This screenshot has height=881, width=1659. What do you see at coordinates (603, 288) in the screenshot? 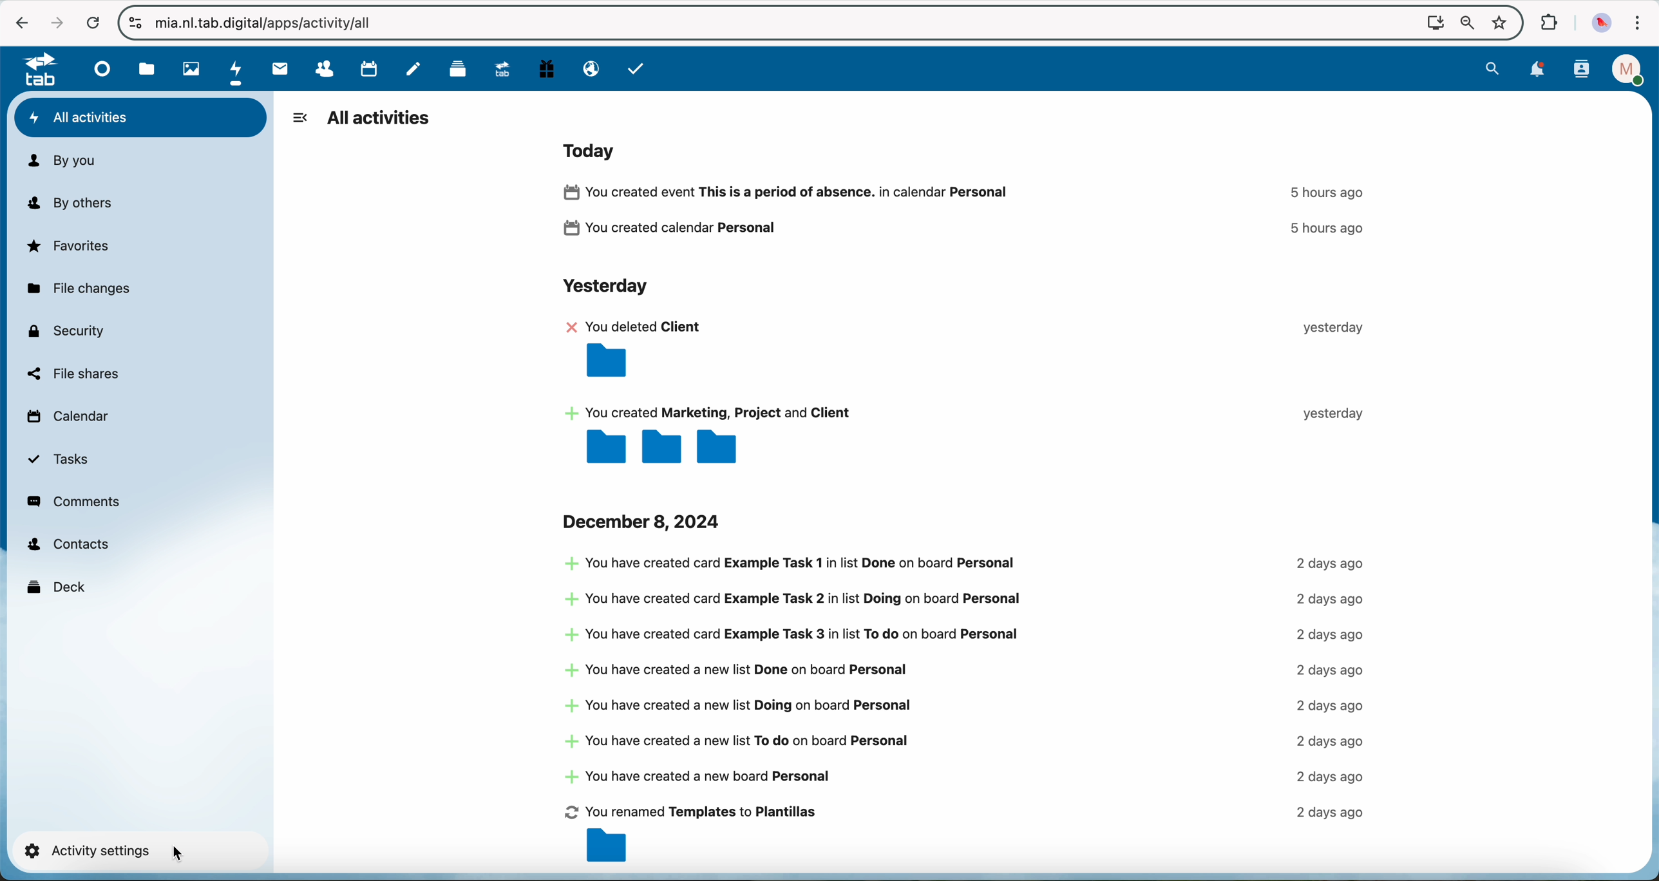
I see `yesterday` at bounding box center [603, 288].